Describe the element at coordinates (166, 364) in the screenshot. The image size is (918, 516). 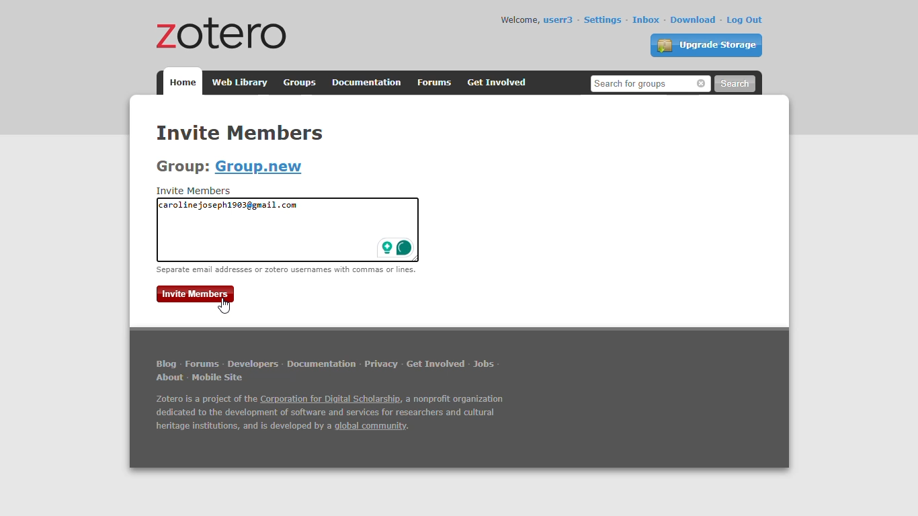
I see `blog` at that location.